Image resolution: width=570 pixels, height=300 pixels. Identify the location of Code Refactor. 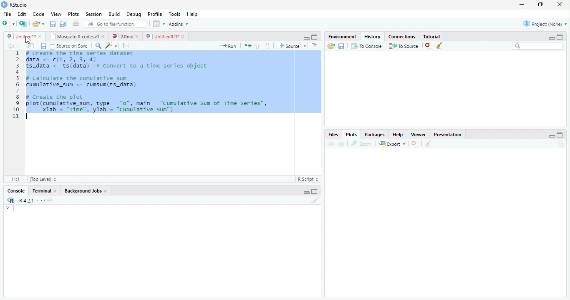
(112, 45).